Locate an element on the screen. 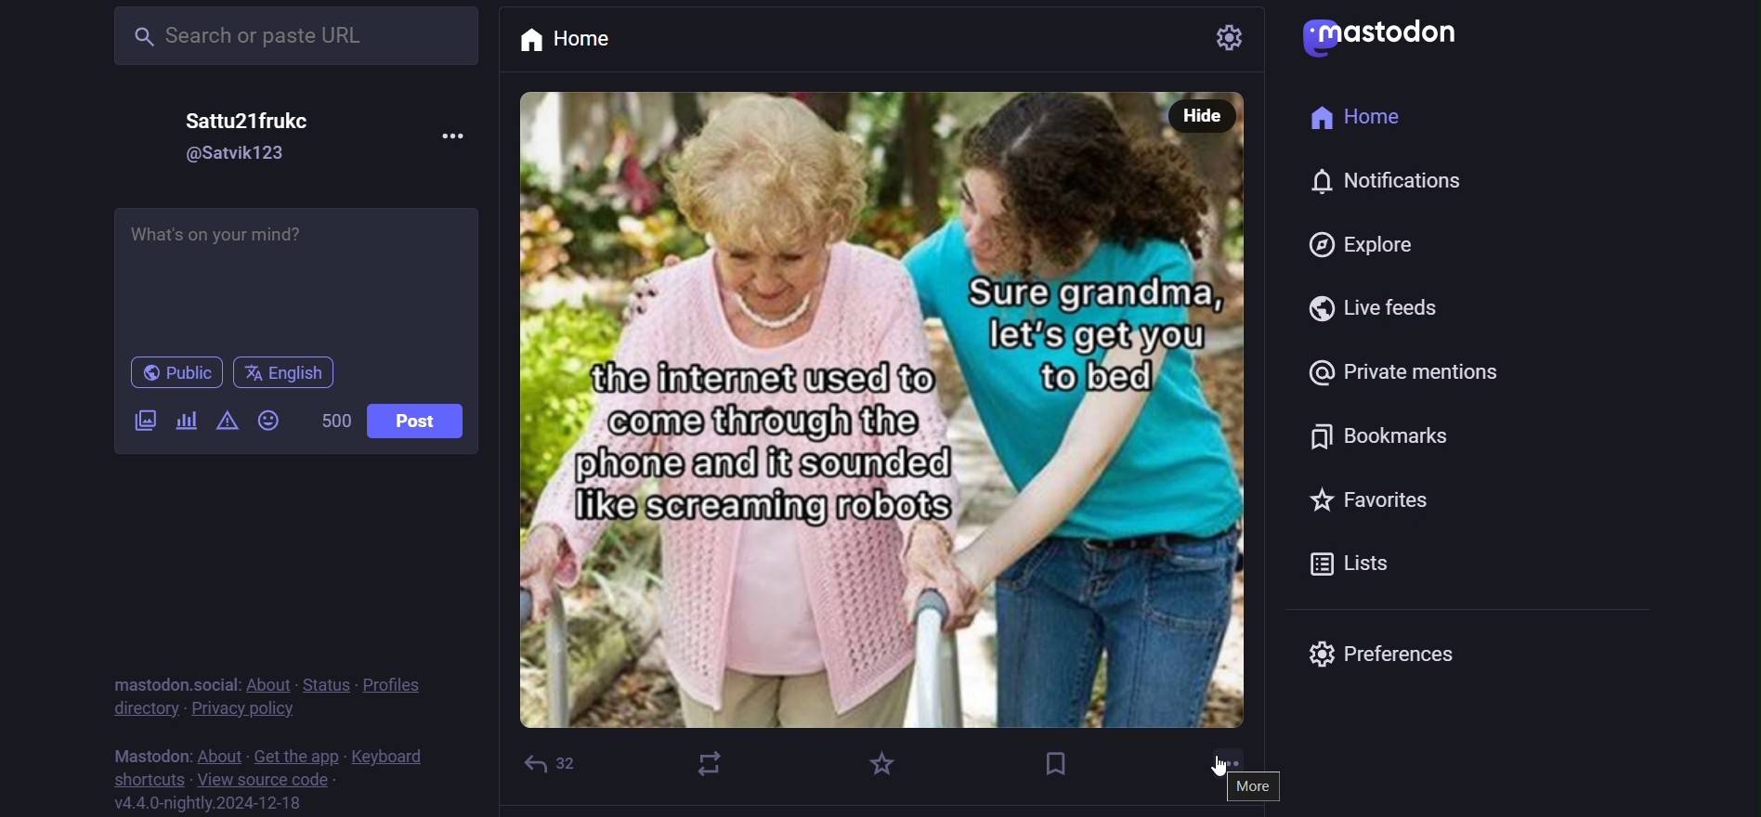 This screenshot has width=1761, height=817. search is located at coordinates (296, 37).